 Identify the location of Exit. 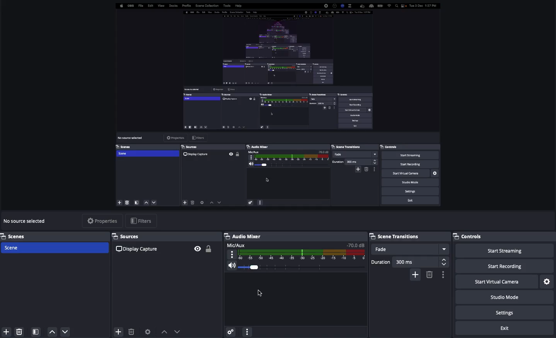
(506, 328).